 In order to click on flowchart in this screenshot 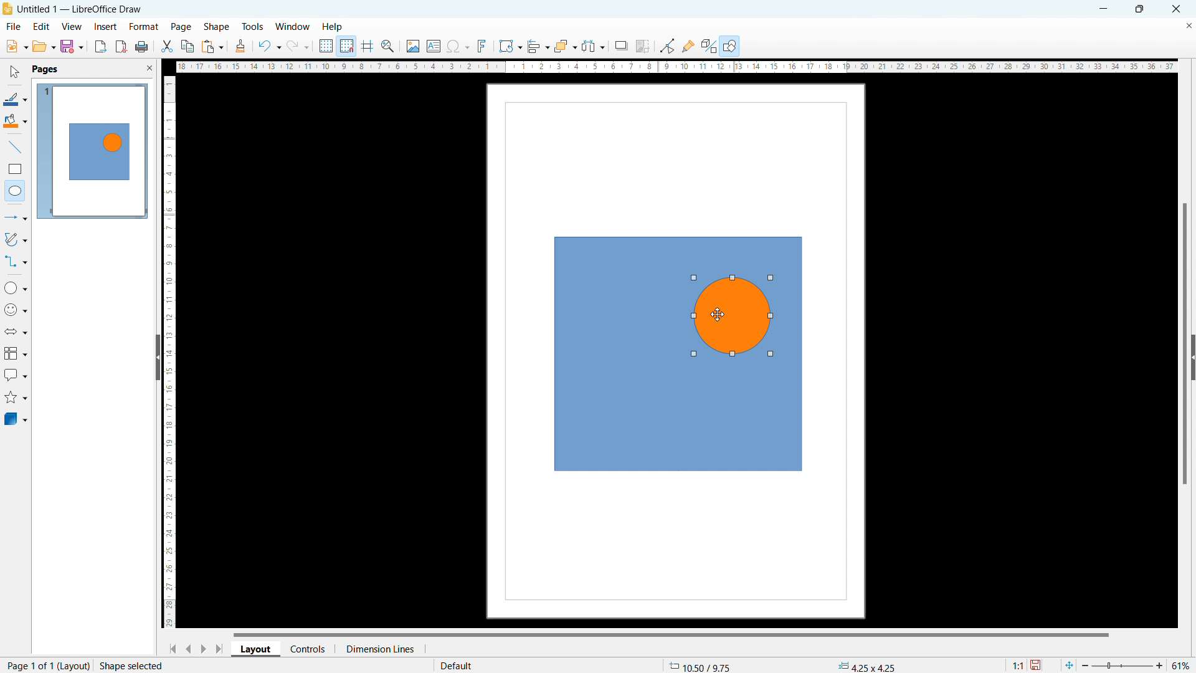, I will do `click(16, 353)`.